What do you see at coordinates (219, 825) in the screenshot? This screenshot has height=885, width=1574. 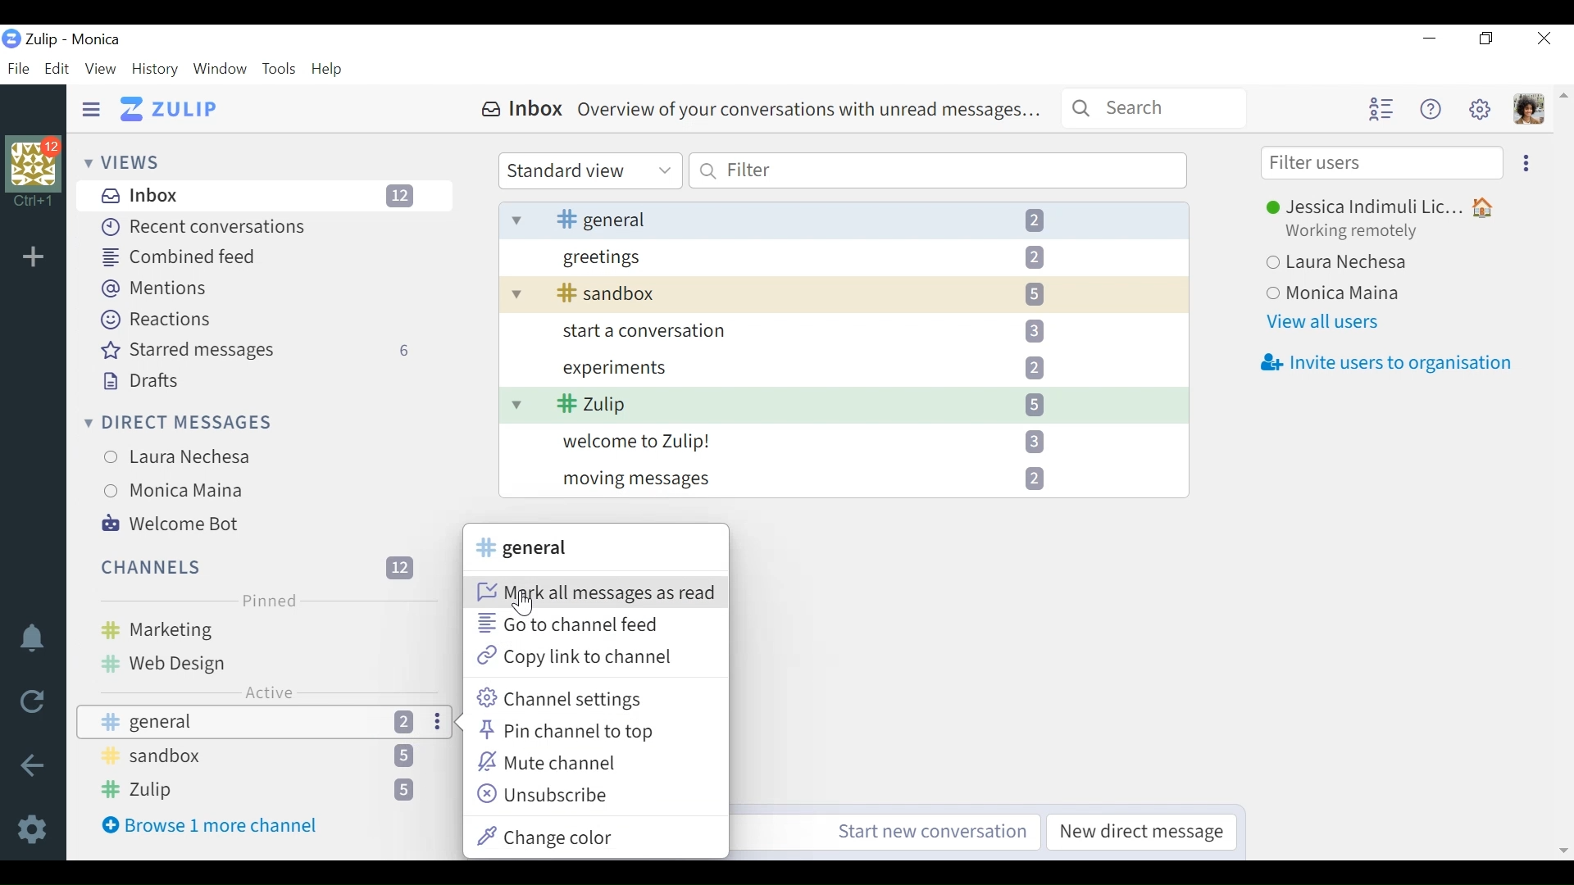 I see `Browse 1 more channel` at bounding box center [219, 825].